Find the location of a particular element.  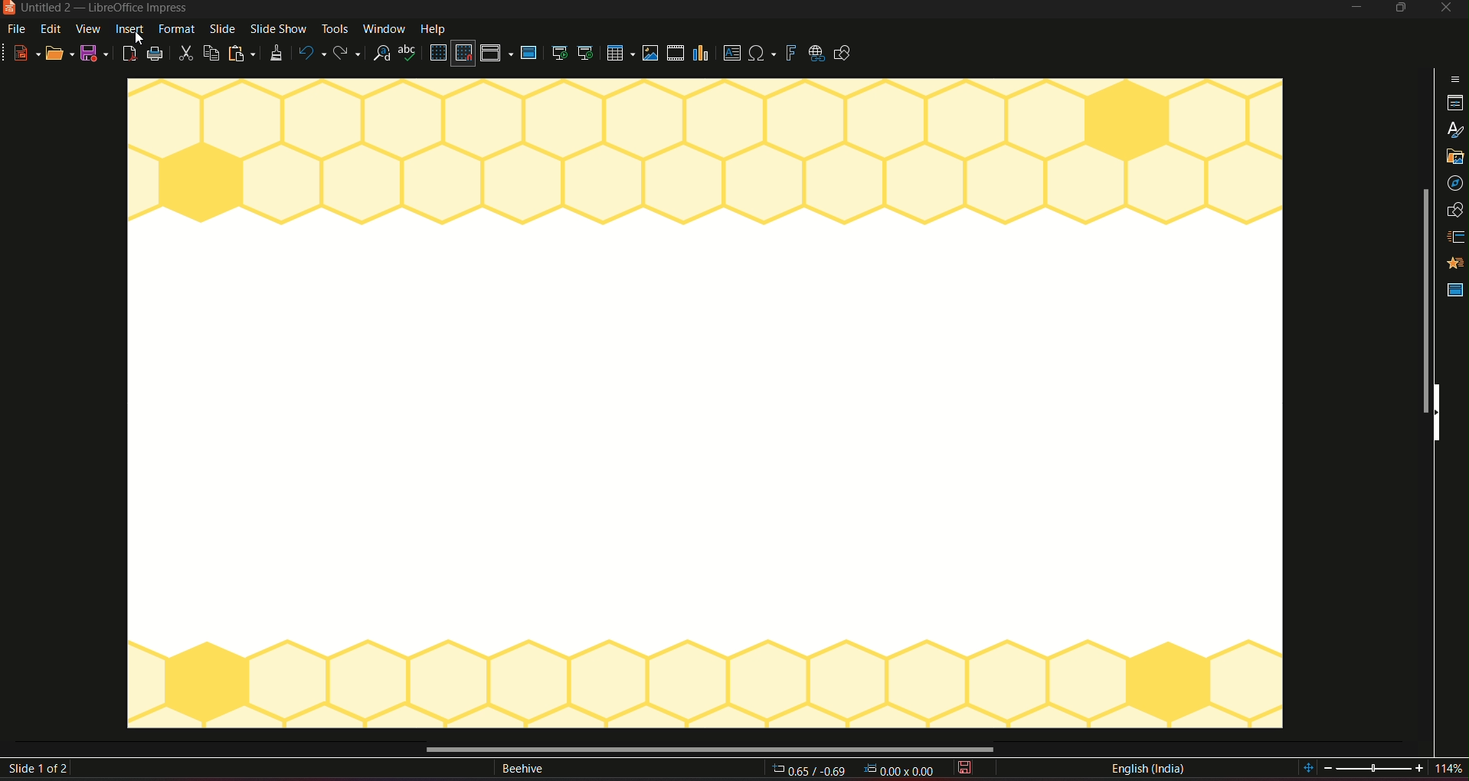

navigation is located at coordinates (1456, 184).